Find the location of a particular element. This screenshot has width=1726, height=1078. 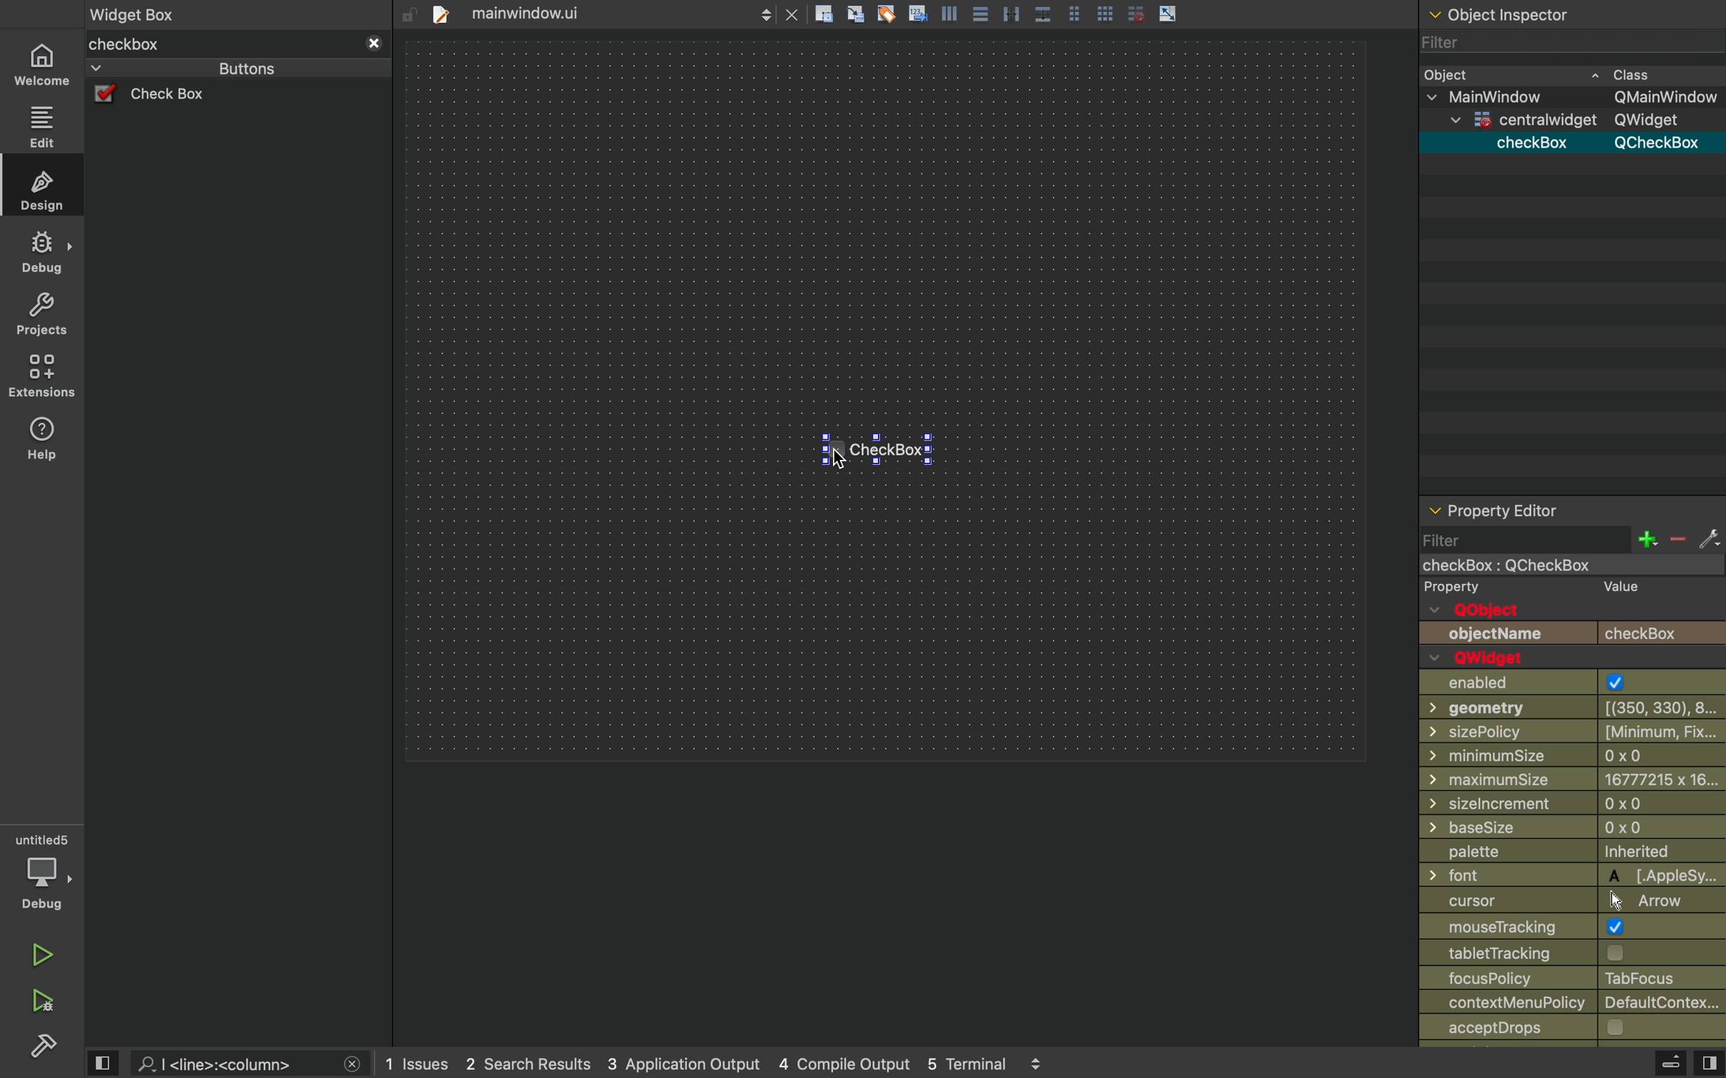

Widget Box is located at coordinates (138, 12).